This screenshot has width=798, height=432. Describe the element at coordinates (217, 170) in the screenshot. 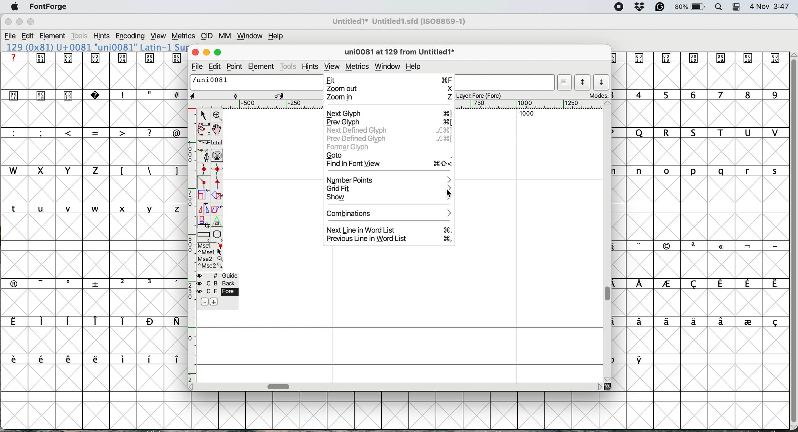

I see `add a curve point horizontal or vertical` at that location.